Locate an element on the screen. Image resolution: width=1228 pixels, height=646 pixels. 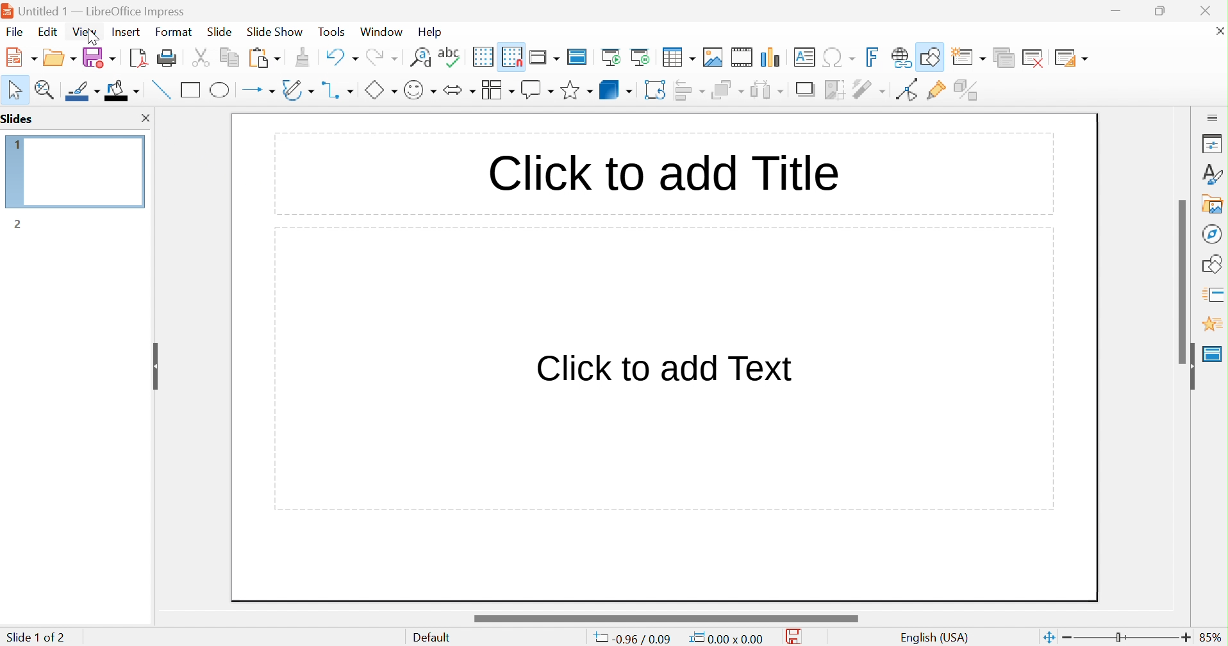
start from current slide is located at coordinates (643, 56).